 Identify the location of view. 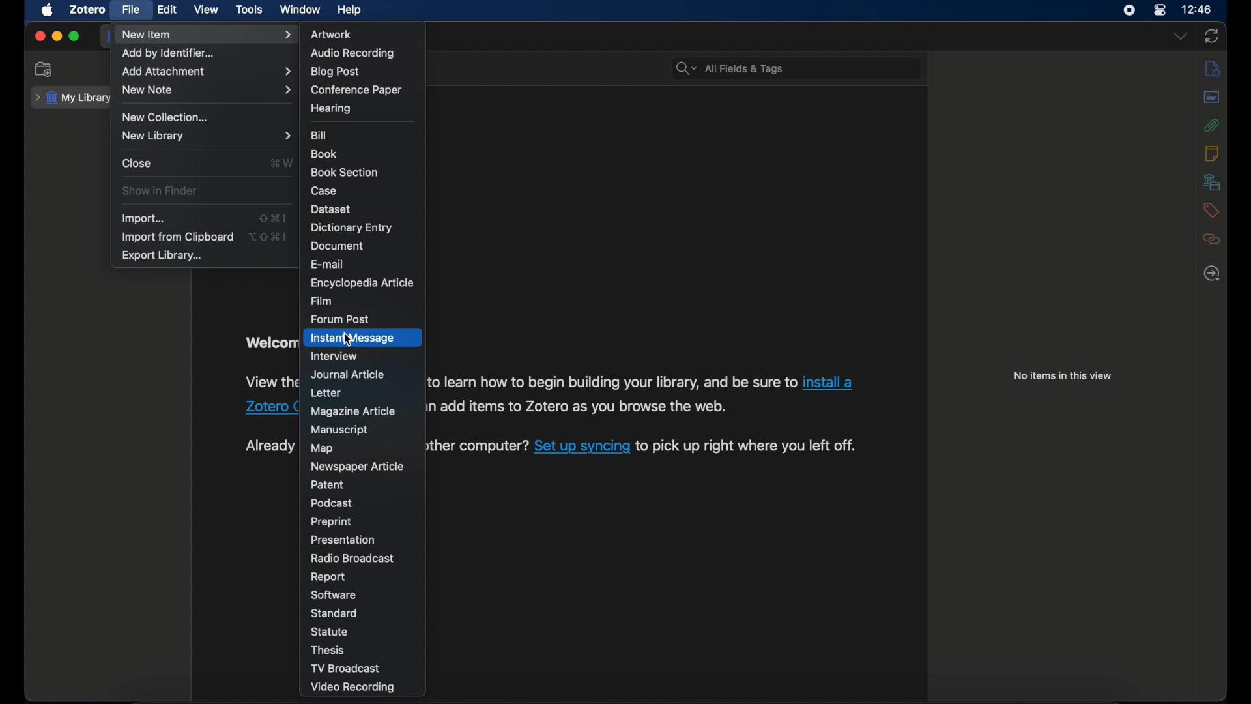
(206, 10).